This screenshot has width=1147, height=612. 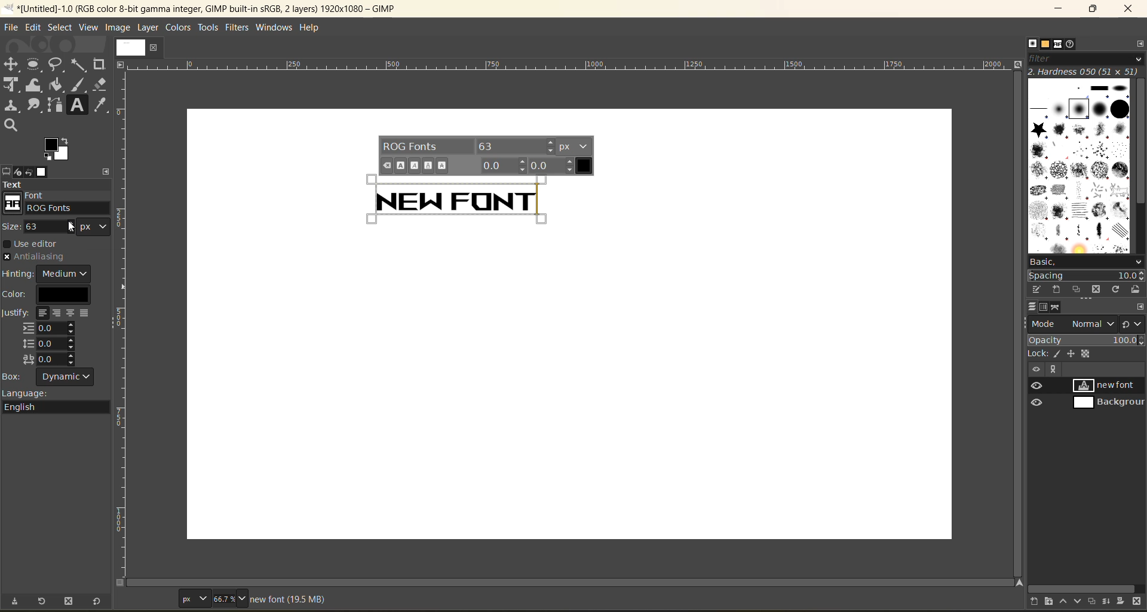 I want to click on open brush as image, so click(x=1136, y=289).